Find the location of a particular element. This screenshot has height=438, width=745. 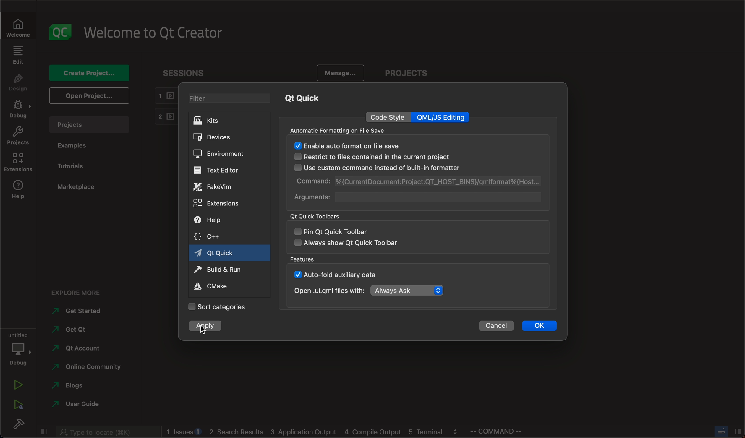

cancel is located at coordinates (498, 326).